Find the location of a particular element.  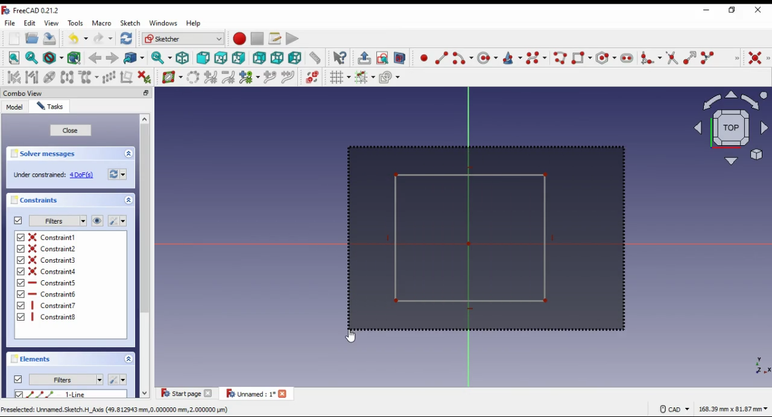

delete all constraints is located at coordinates (144, 78).